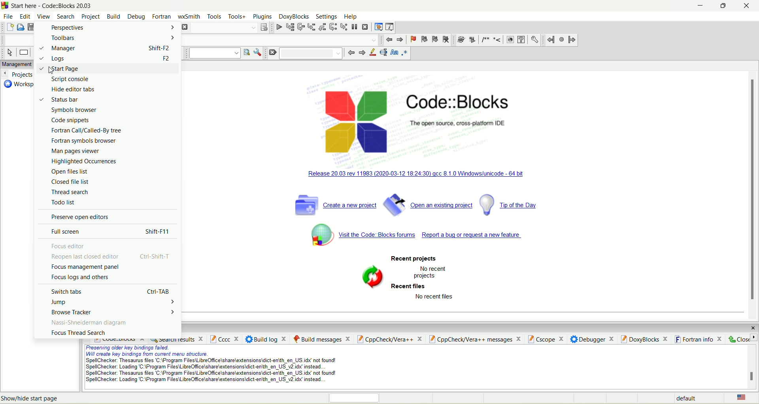 The image size is (759, 404). What do you see at coordinates (51, 70) in the screenshot?
I see `Cursor` at bounding box center [51, 70].